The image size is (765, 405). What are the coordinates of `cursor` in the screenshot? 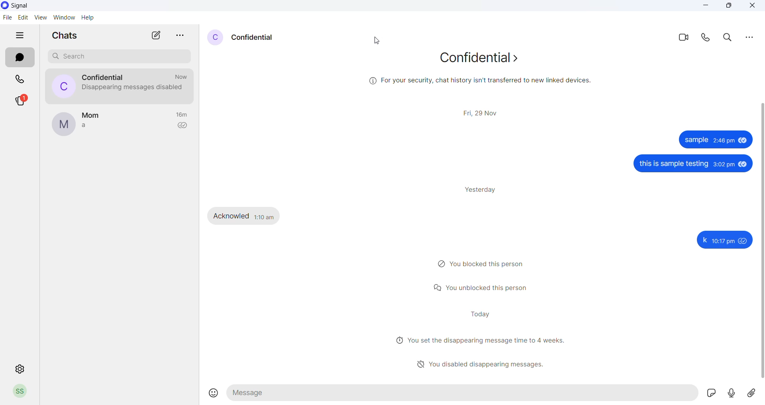 It's located at (379, 41).